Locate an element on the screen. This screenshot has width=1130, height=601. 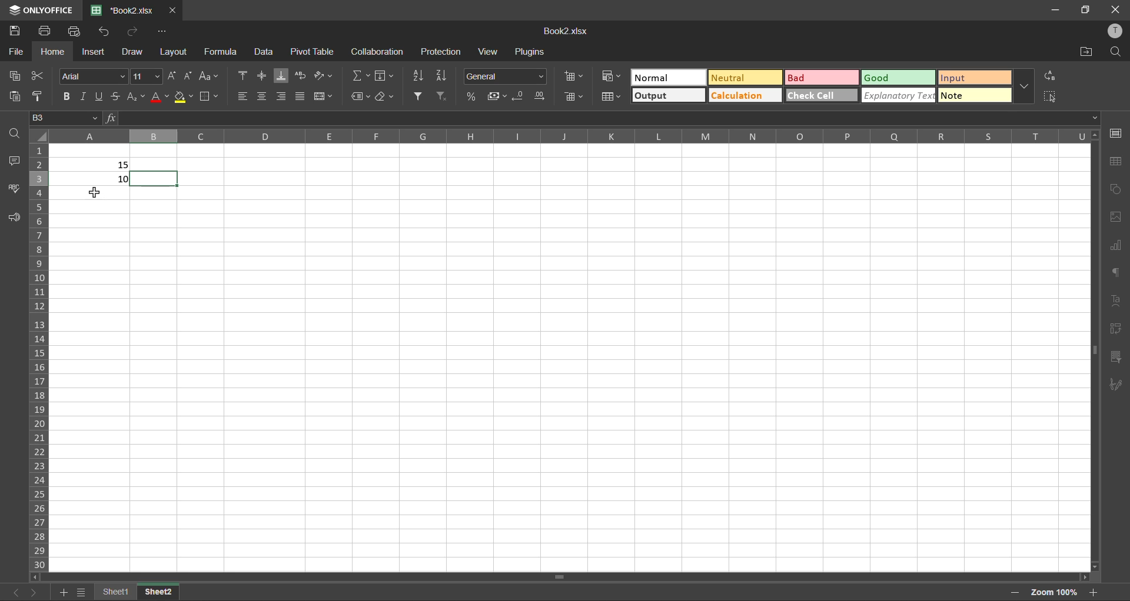
decrease decimal is located at coordinates (521, 96).